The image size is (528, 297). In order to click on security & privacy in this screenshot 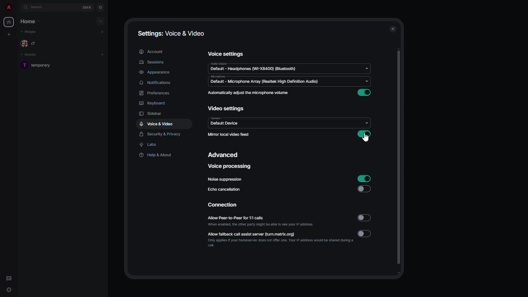, I will do `click(160, 135)`.